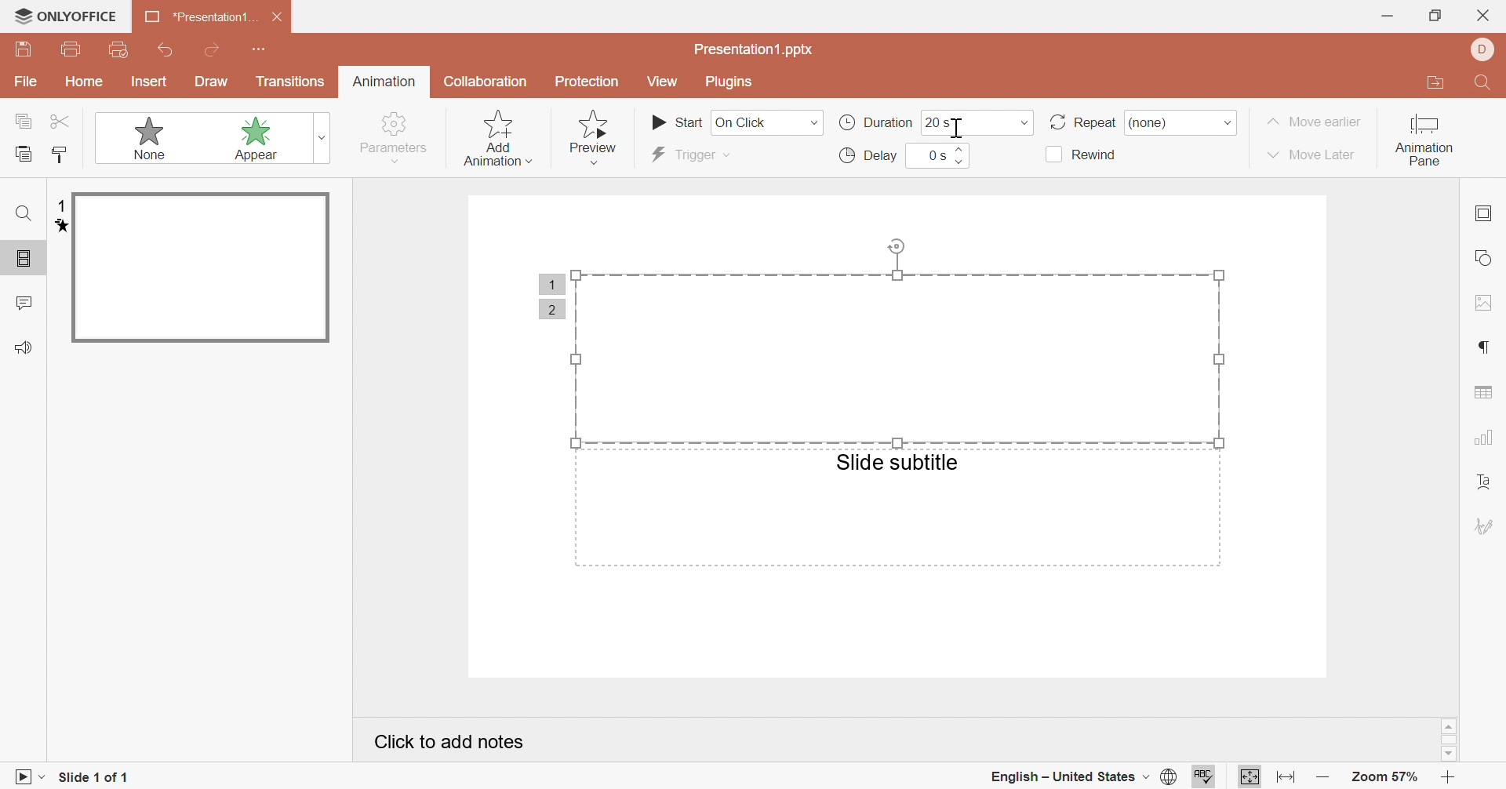 This screenshot has width=1506, height=789. What do you see at coordinates (61, 122) in the screenshot?
I see `cut` at bounding box center [61, 122].